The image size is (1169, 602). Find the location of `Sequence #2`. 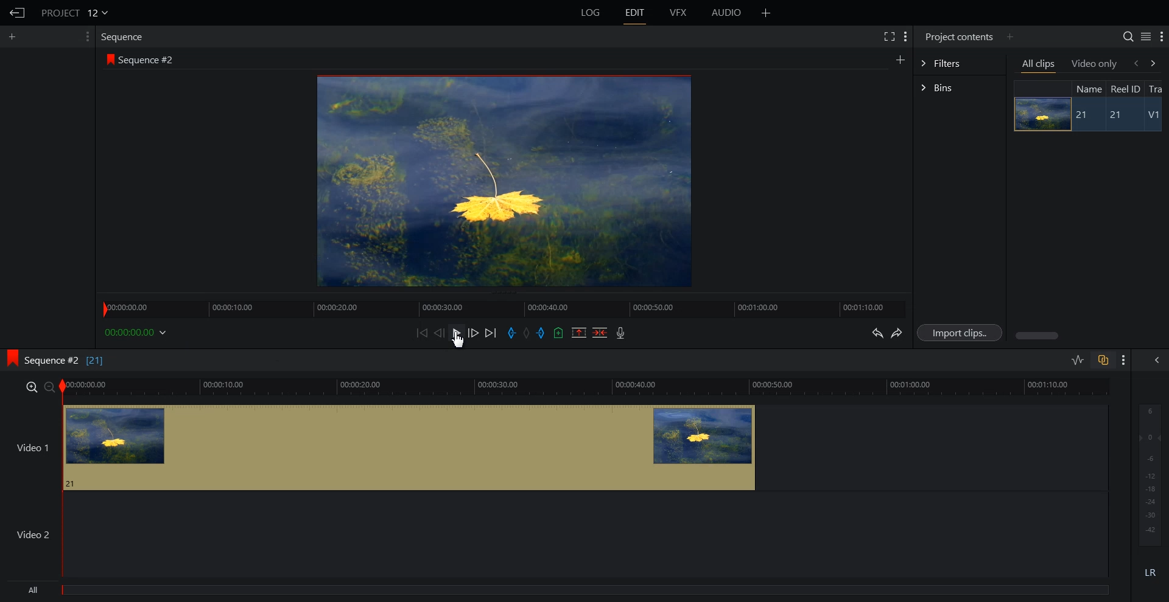

Sequence #2 is located at coordinates (149, 60).